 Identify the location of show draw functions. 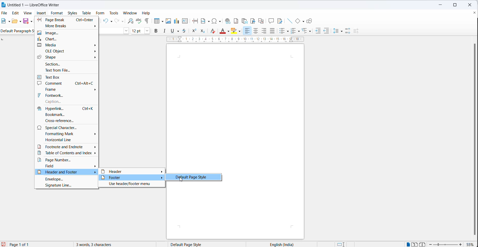
(311, 21).